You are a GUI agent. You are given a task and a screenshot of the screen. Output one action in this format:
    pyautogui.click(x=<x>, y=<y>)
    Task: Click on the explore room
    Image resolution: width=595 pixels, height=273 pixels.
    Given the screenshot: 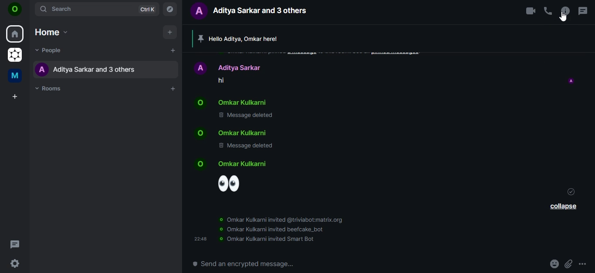 What is the action you would take?
    pyautogui.click(x=171, y=9)
    